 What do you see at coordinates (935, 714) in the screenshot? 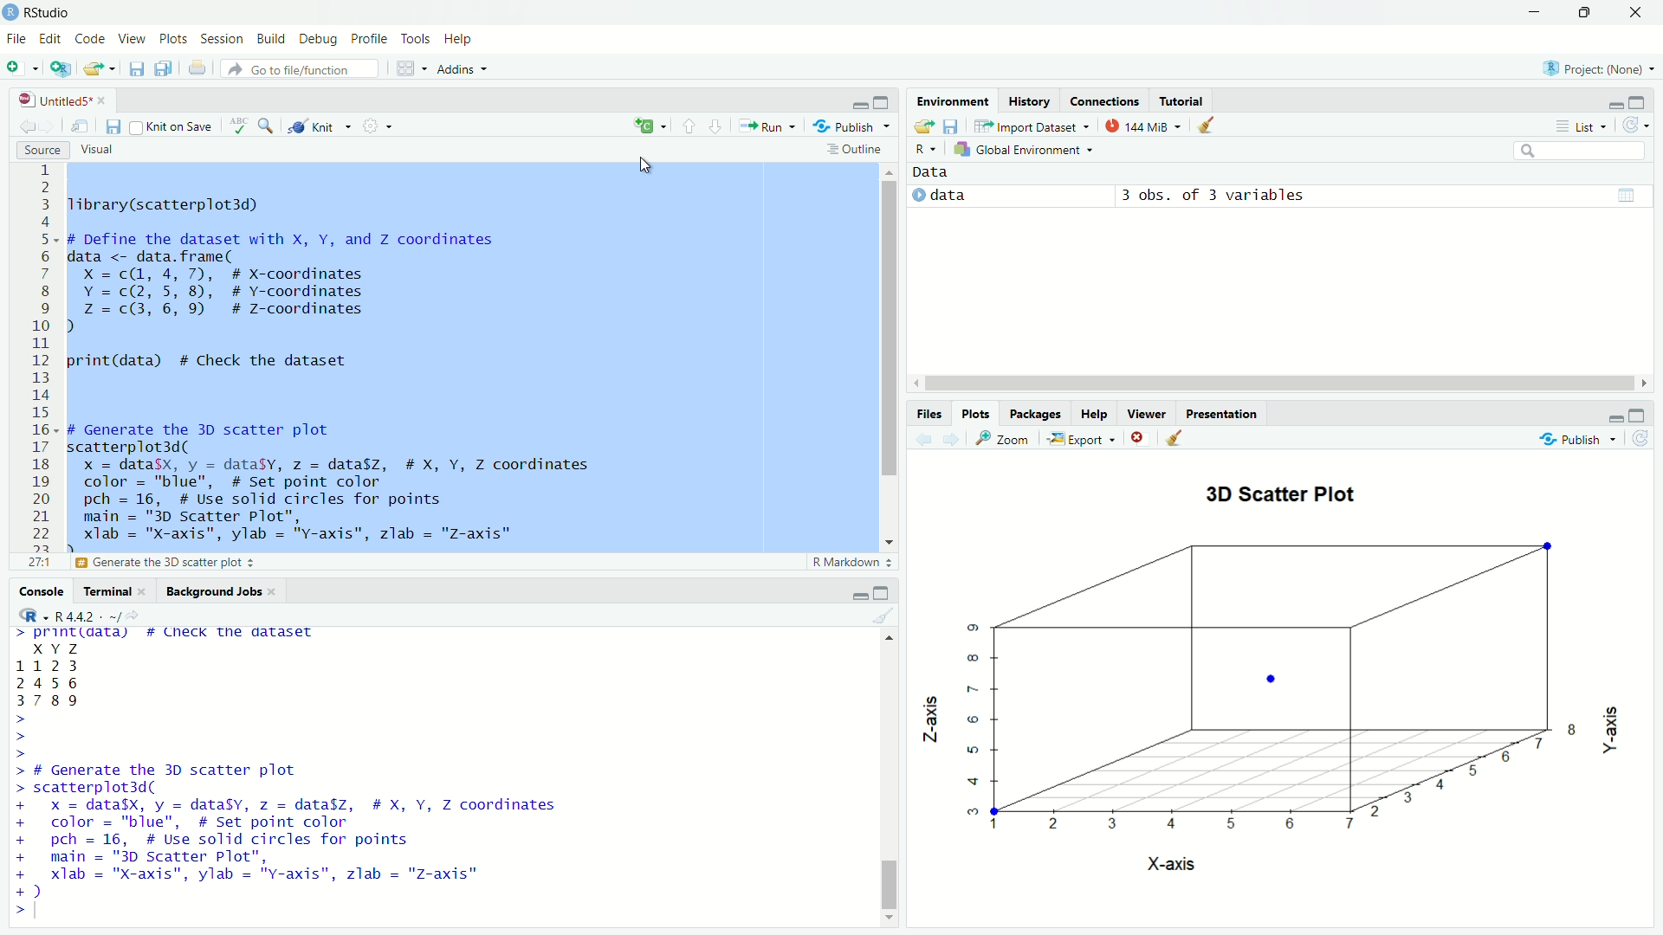
I see `z-axis` at bounding box center [935, 714].